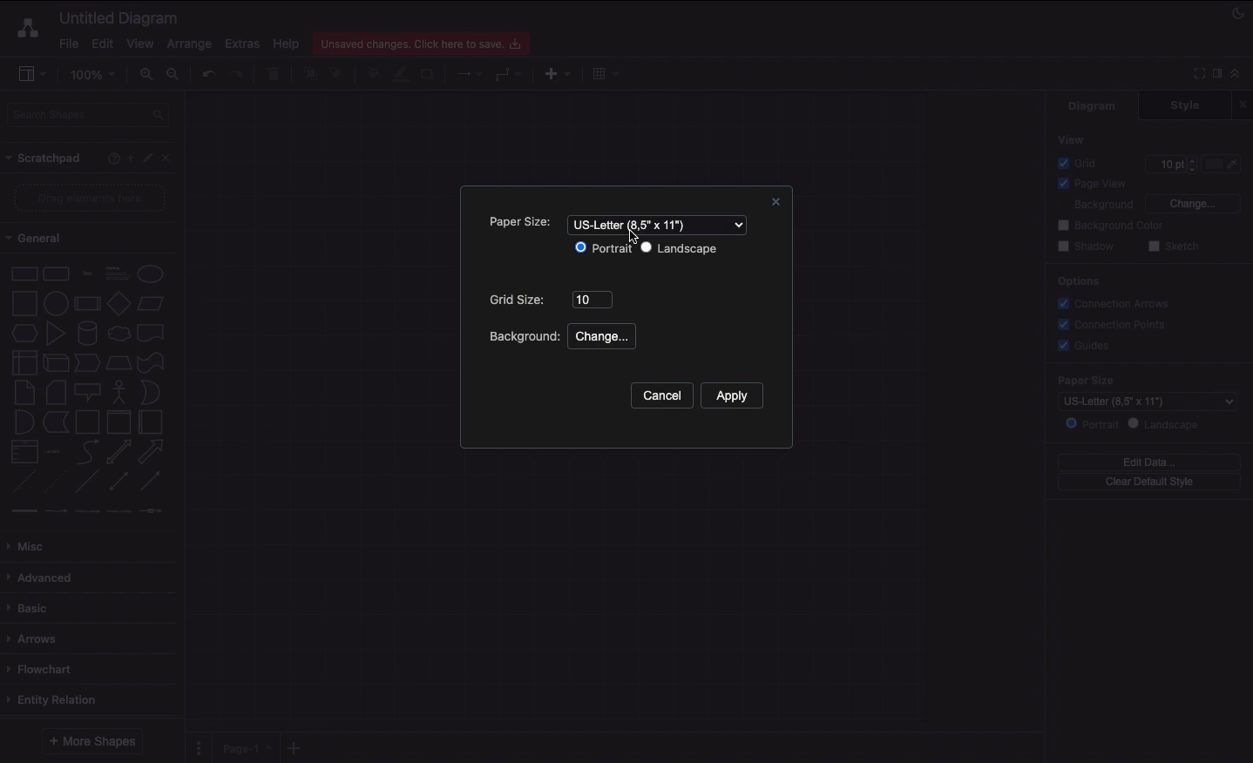  Describe the element at coordinates (244, 746) in the screenshot. I see `Page 1` at that location.